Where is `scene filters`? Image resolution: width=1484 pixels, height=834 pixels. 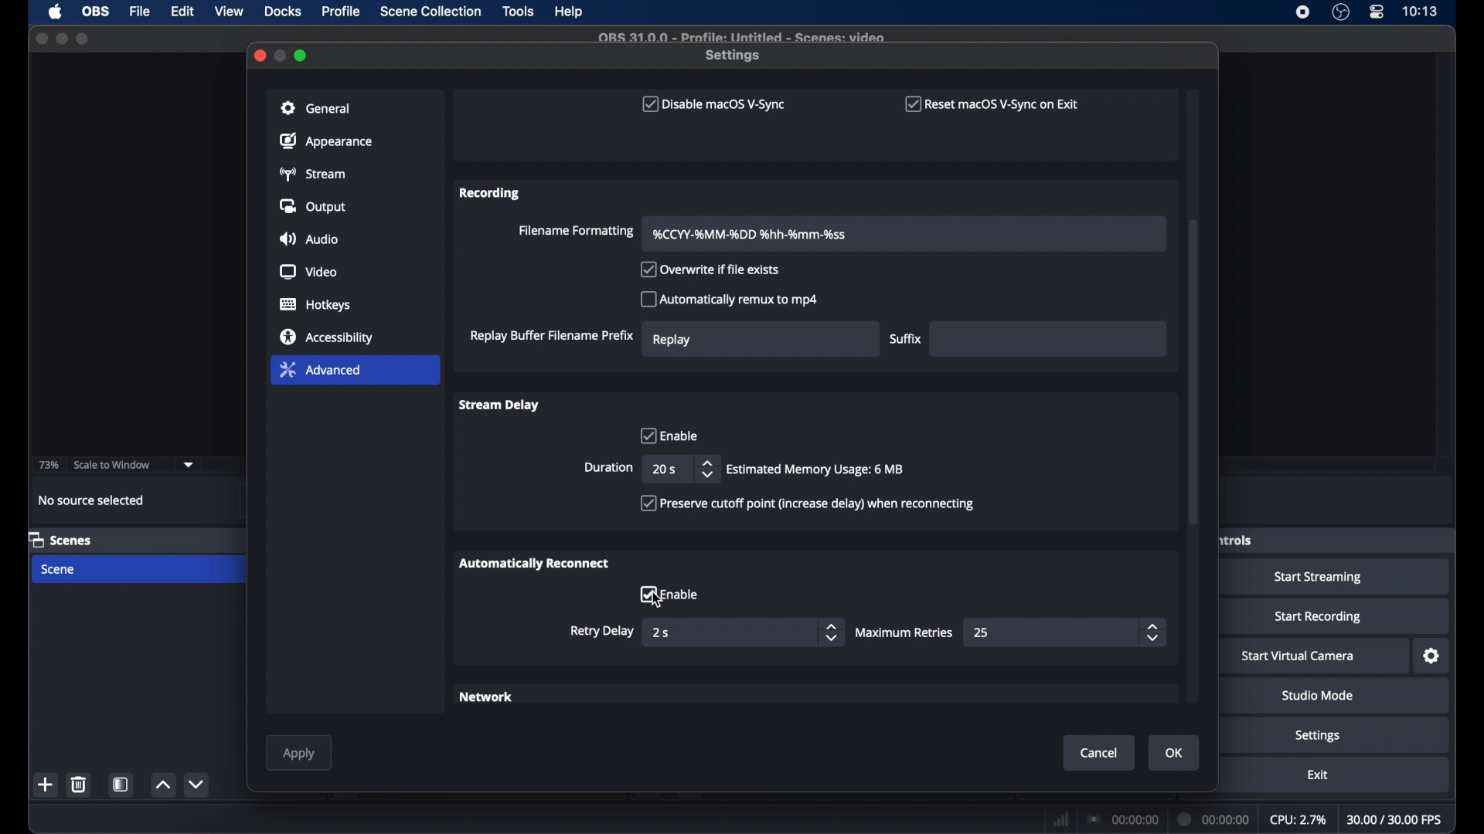
scene filters is located at coordinates (122, 785).